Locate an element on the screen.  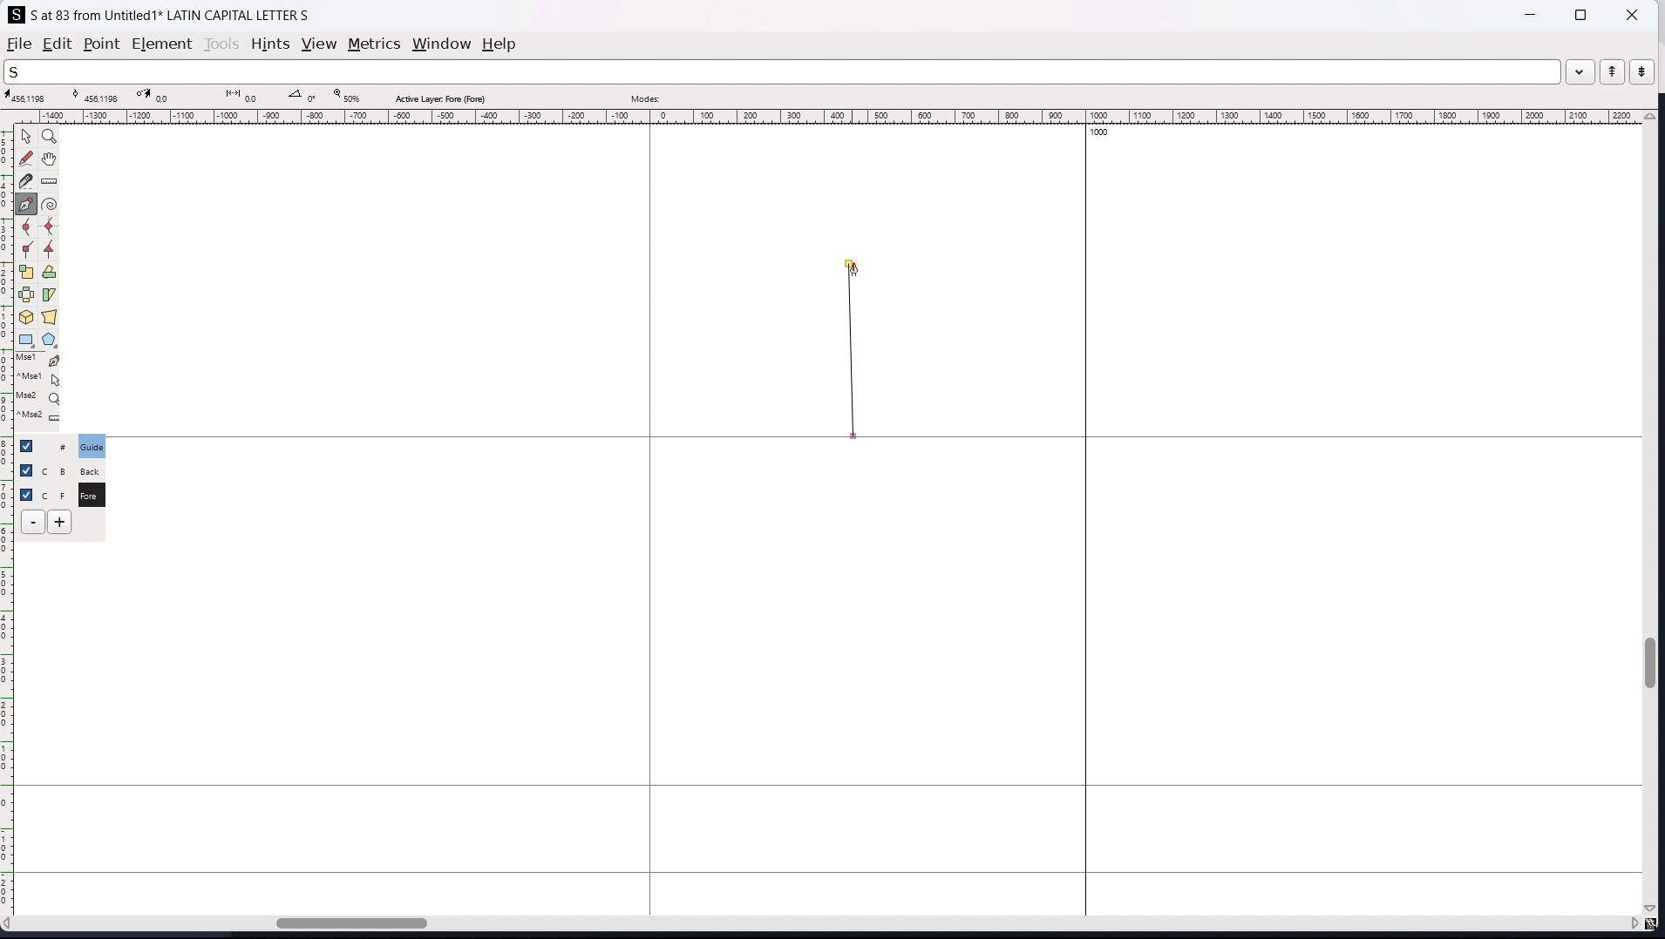
element is located at coordinates (163, 44).